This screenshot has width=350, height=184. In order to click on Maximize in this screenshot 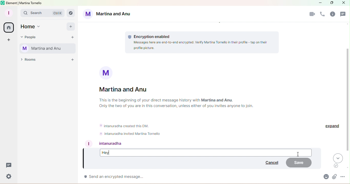, I will do `click(331, 3)`.